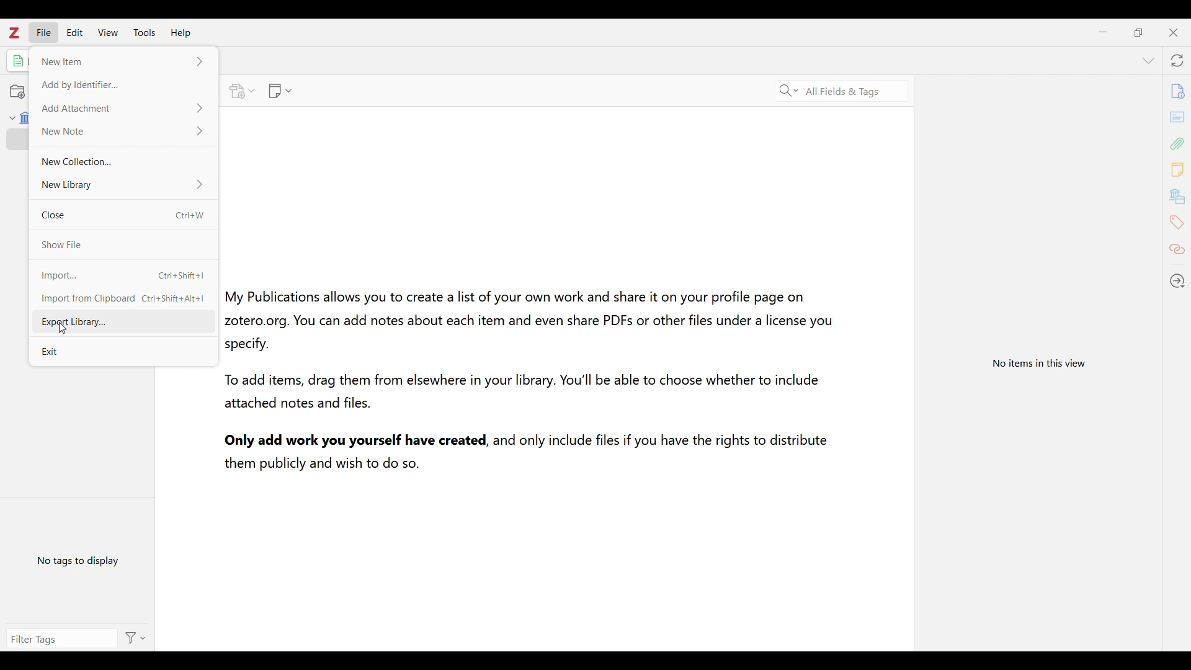  I want to click on Minimize, so click(1103, 32).